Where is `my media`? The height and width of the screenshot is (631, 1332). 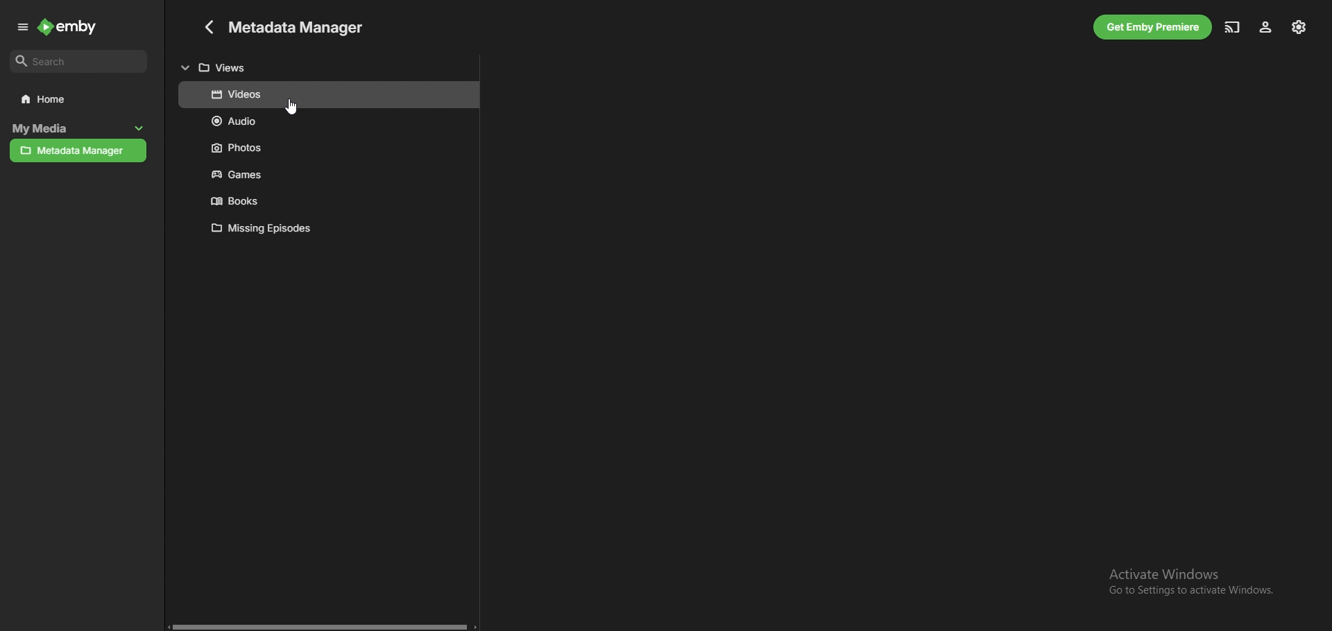
my media is located at coordinates (62, 129).